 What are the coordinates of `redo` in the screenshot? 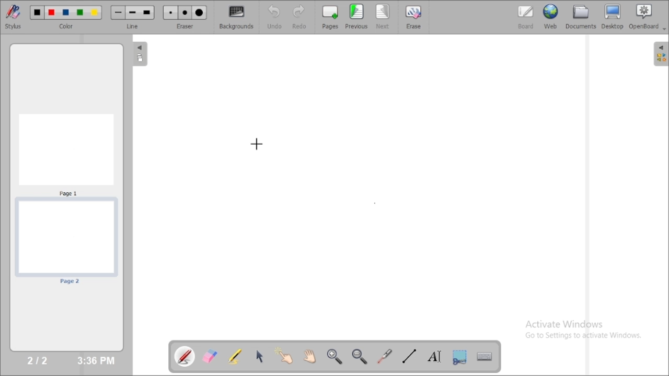 It's located at (302, 17).